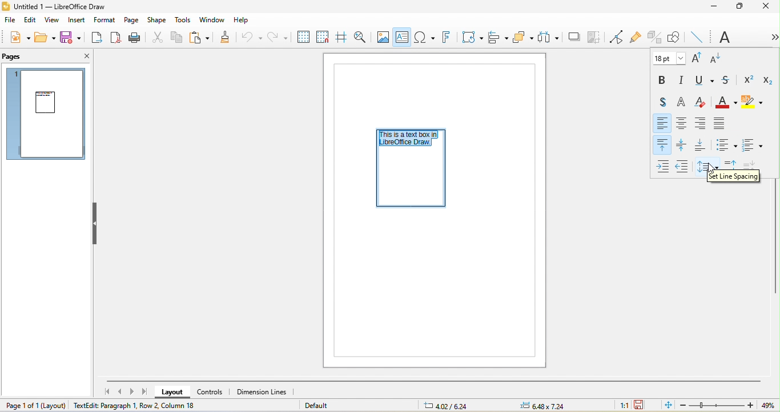 This screenshot has height=412, width=780. Describe the element at coordinates (717, 58) in the screenshot. I see `decrease font size` at that location.